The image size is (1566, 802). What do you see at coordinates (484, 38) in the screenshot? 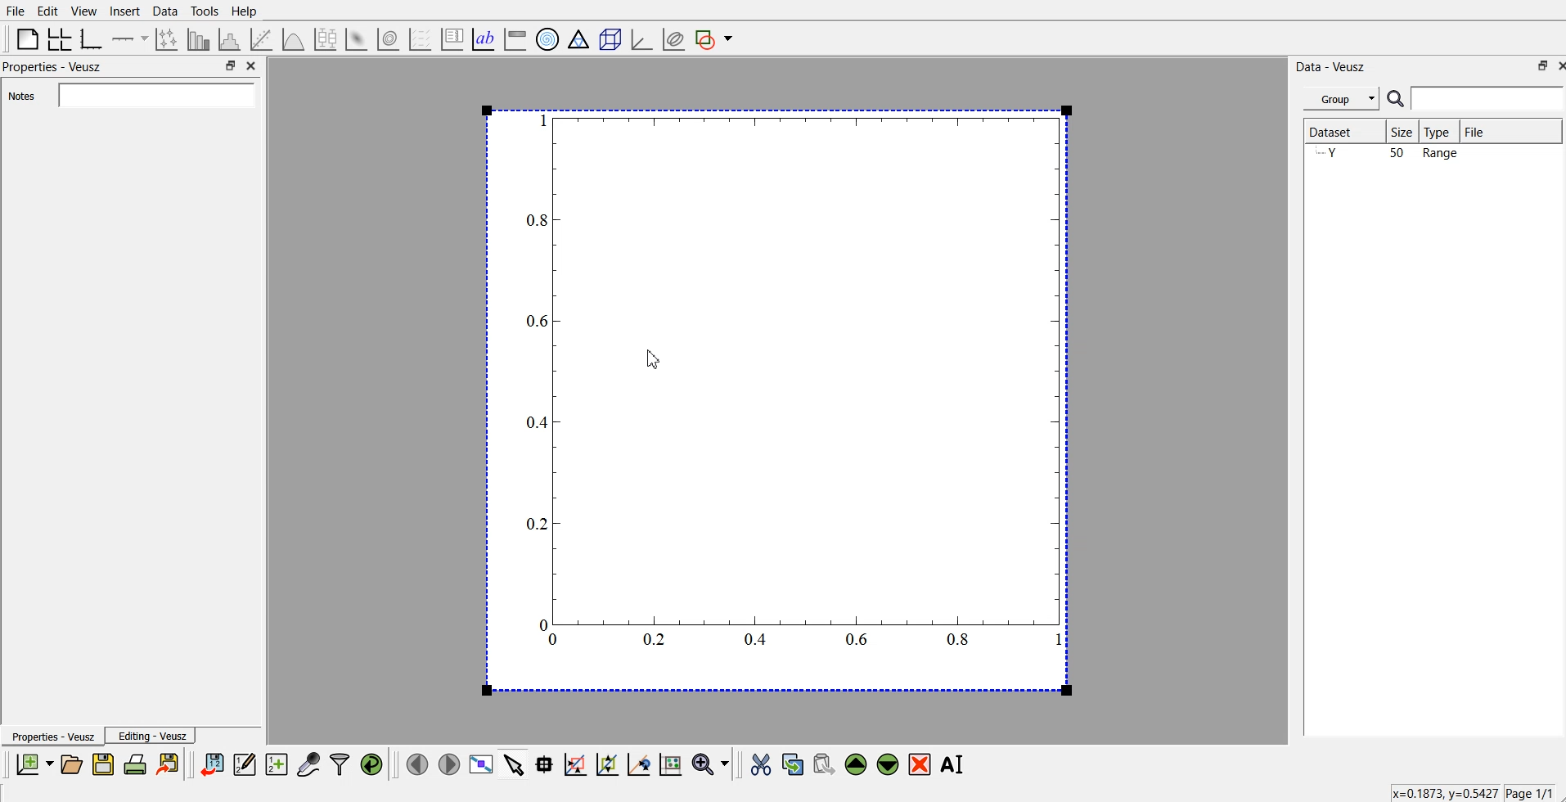
I see `text label` at bounding box center [484, 38].